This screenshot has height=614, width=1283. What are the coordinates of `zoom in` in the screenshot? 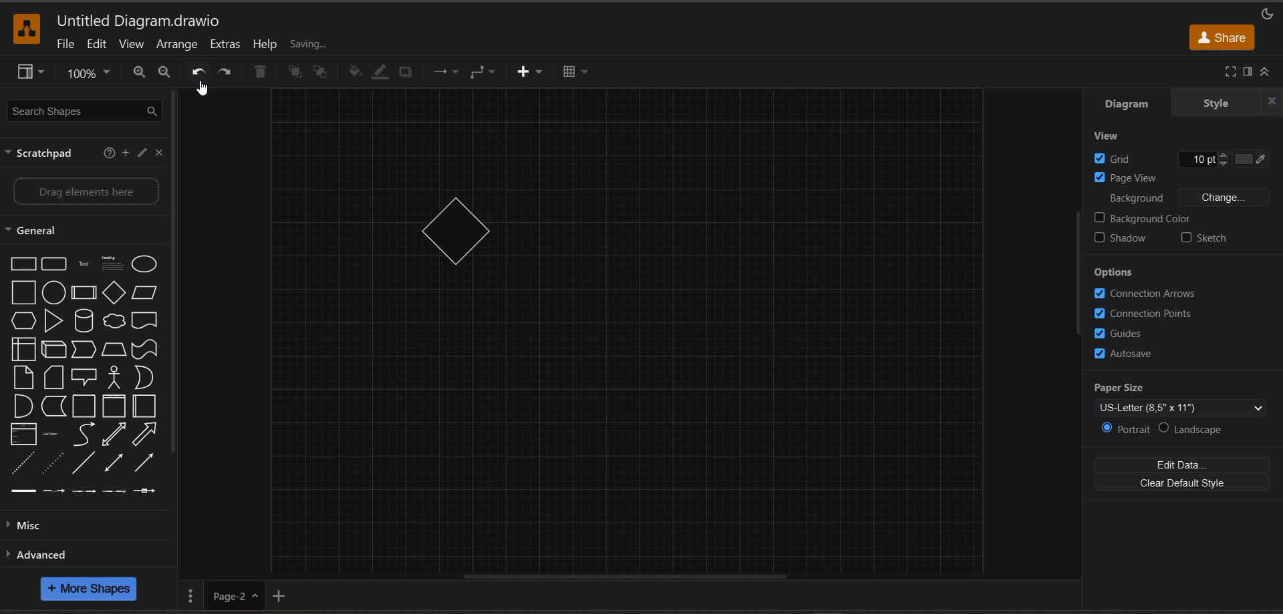 It's located at (136, 73).